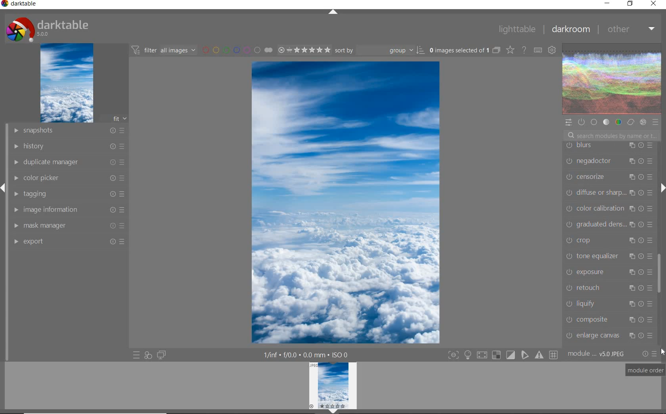 The image size is (666, 414). What do you see at coordinates (582, 122) in the screenshot?
I see `SHOW ONLY ACTIVE MODULES` at bounding box center [582, 122].